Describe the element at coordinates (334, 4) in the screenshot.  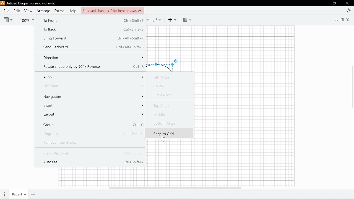
I see `Restore down` at that location.